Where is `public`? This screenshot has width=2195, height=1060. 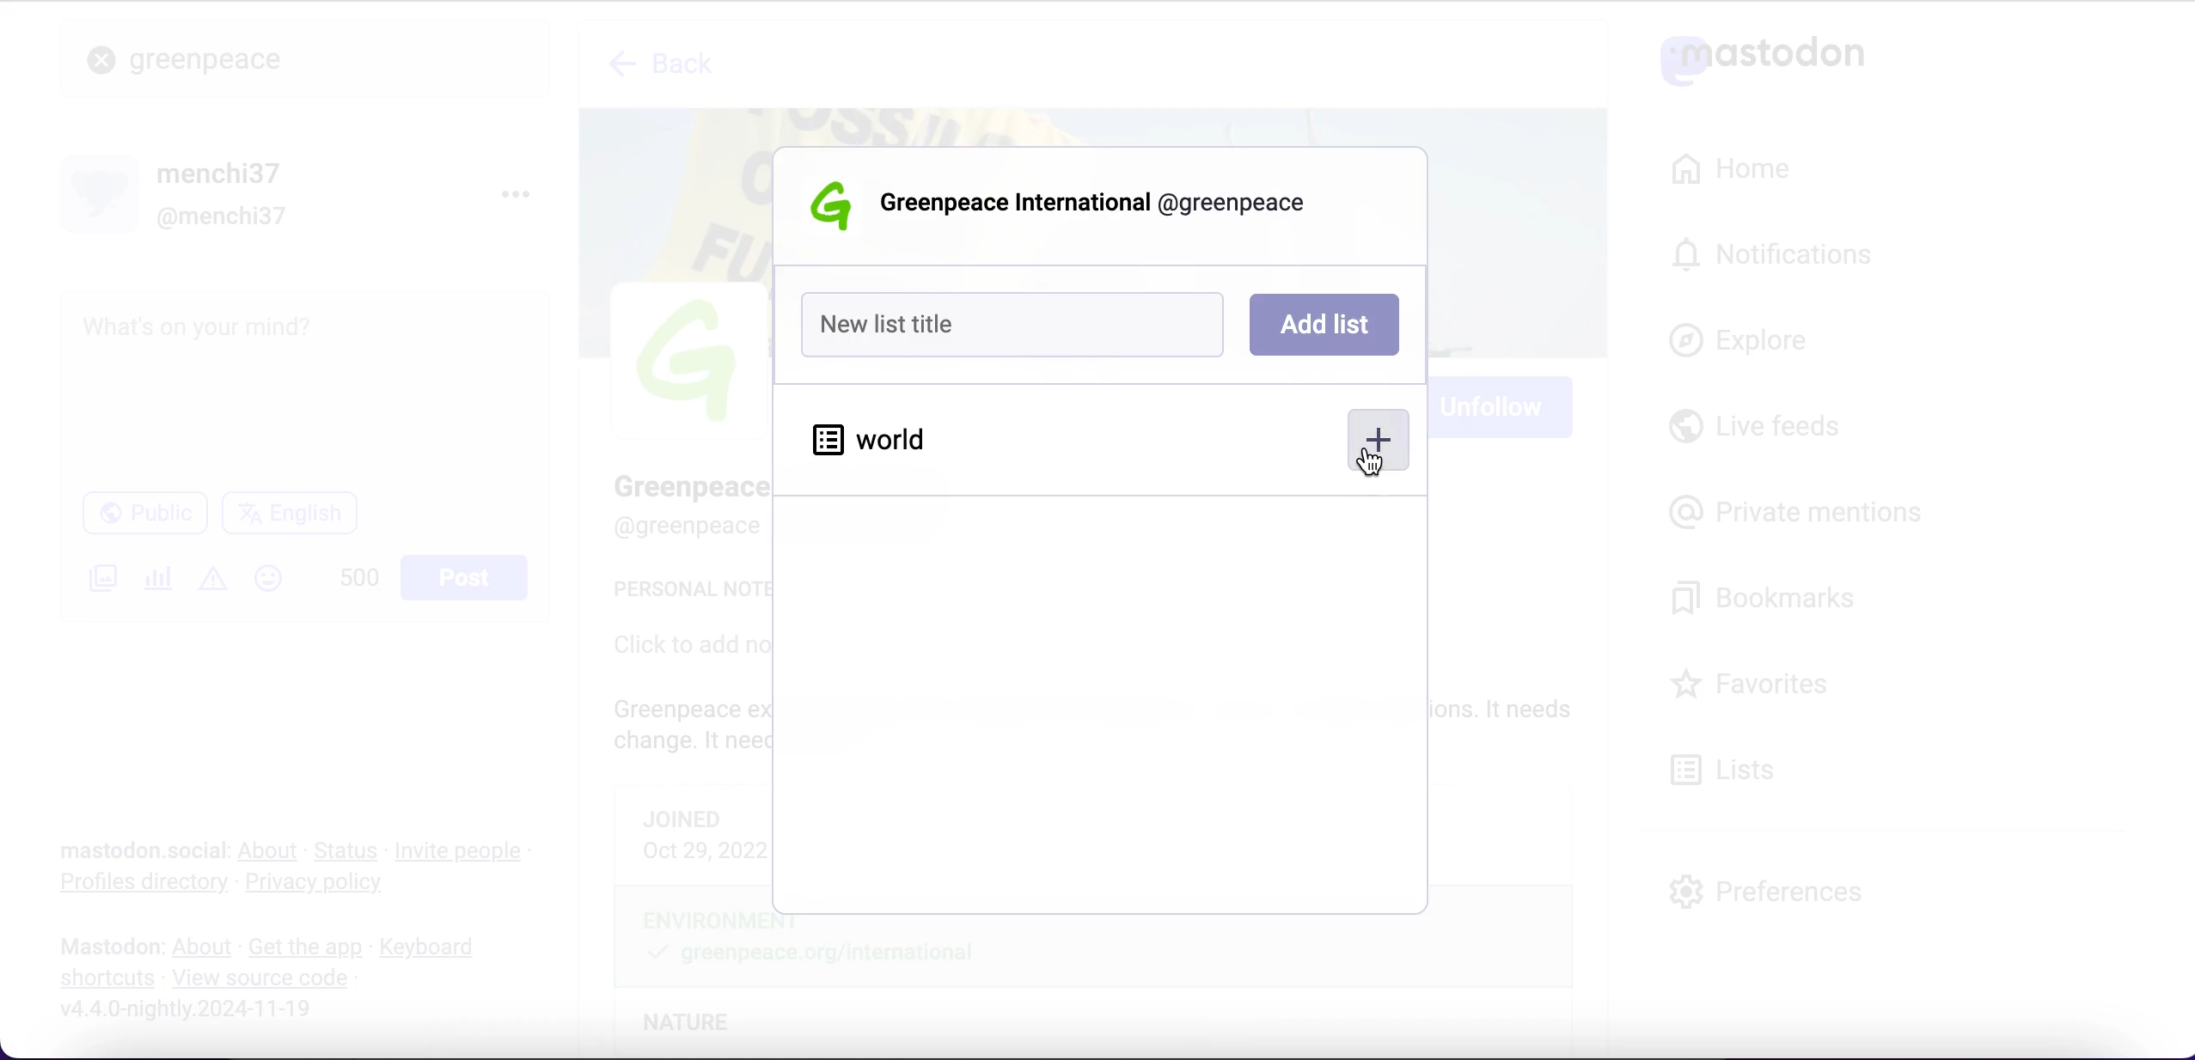
public is located at coordinates (143, 517).